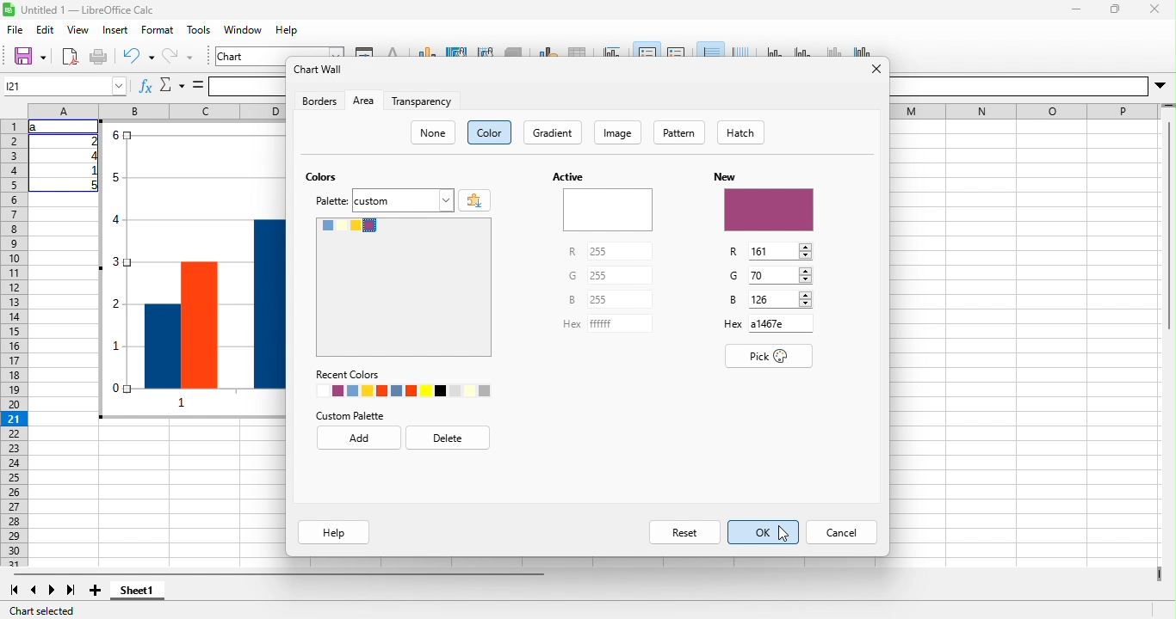  I want to click on Input R value, so click(773, 251).